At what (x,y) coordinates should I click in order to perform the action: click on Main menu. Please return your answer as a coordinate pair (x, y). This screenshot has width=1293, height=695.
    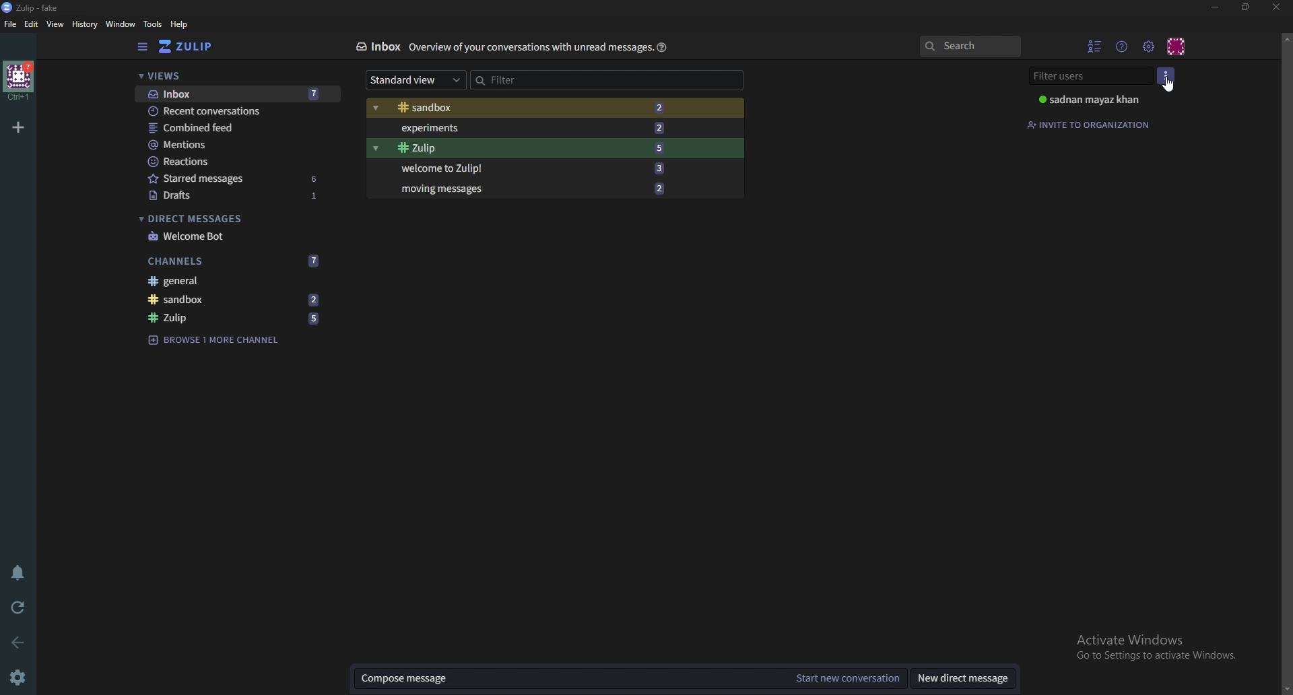
    Looking at the image, I should click on (1148, 45).